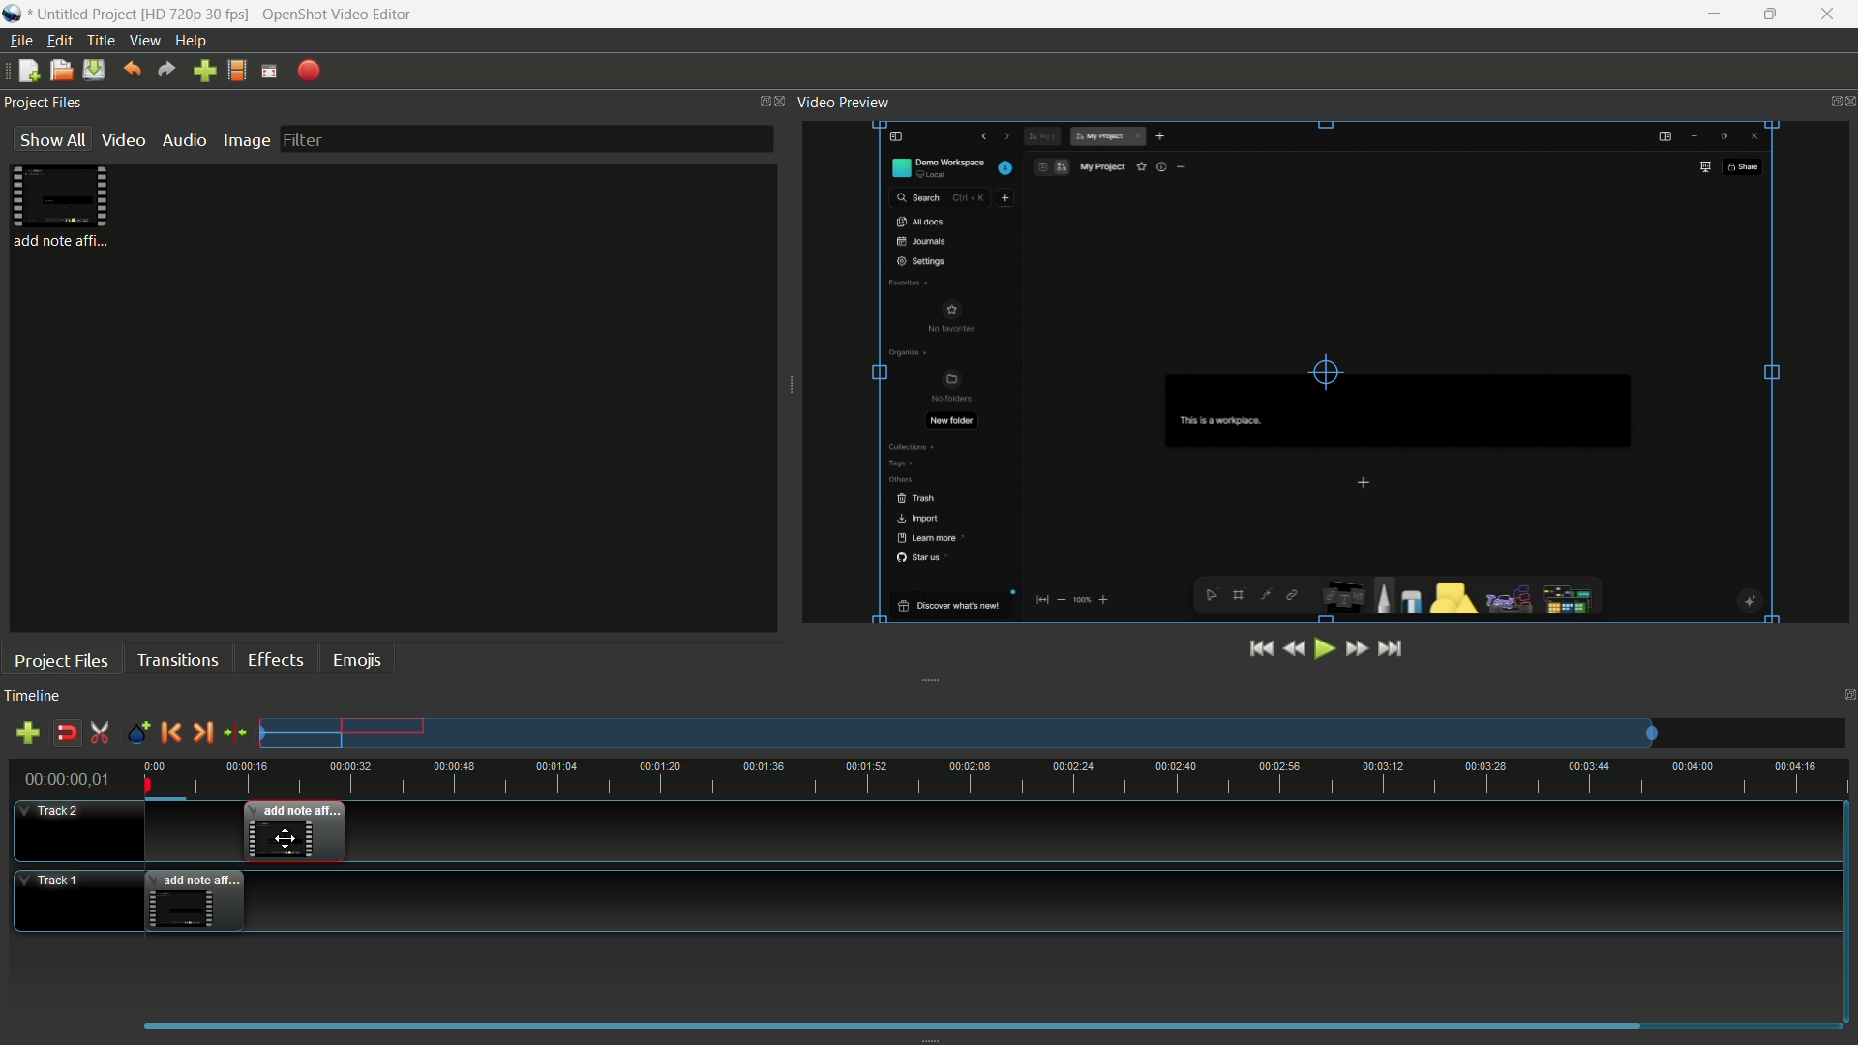 Image resolution: width=1858 pixels, height=1045 pixels. I want to click on export, so click(307, 71).